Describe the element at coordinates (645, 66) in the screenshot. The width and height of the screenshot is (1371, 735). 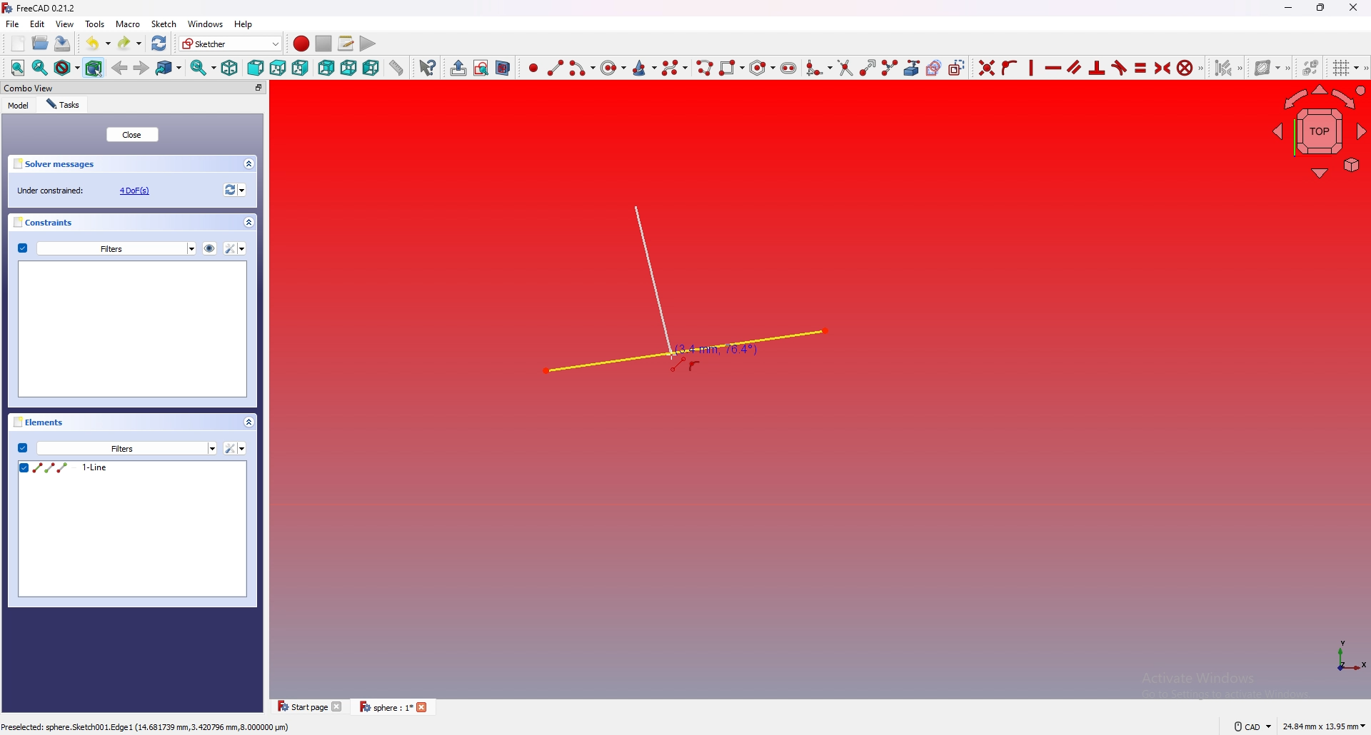
I see `Create conic` at that location.